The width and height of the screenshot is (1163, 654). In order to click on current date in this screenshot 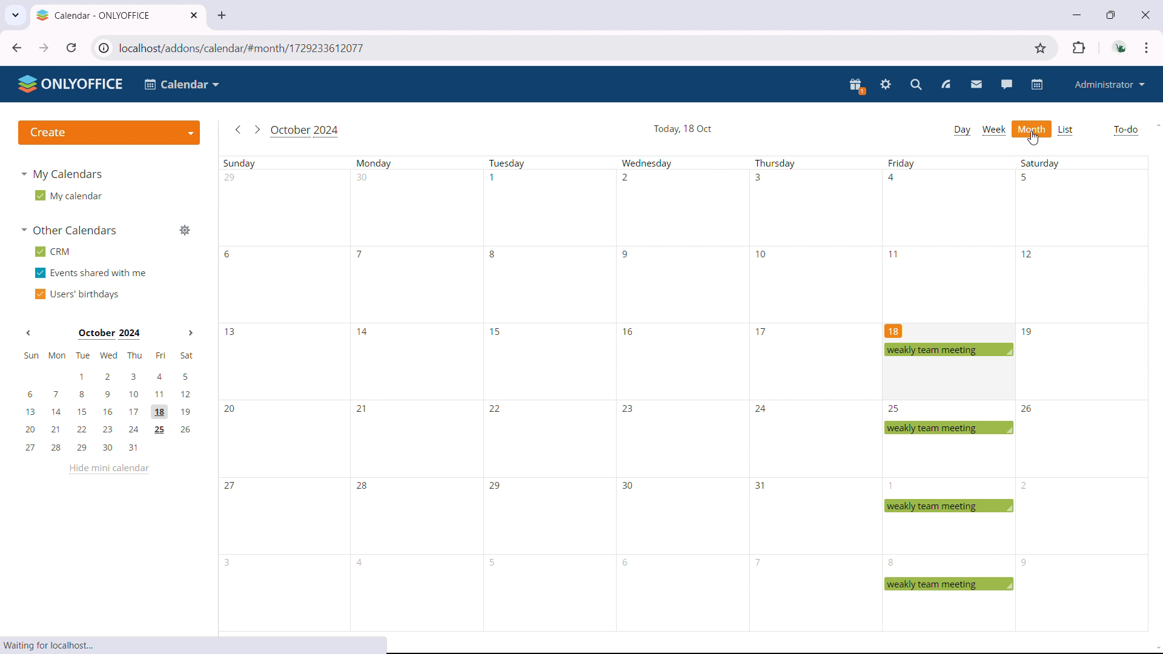, I will do `click(682, 130)`.